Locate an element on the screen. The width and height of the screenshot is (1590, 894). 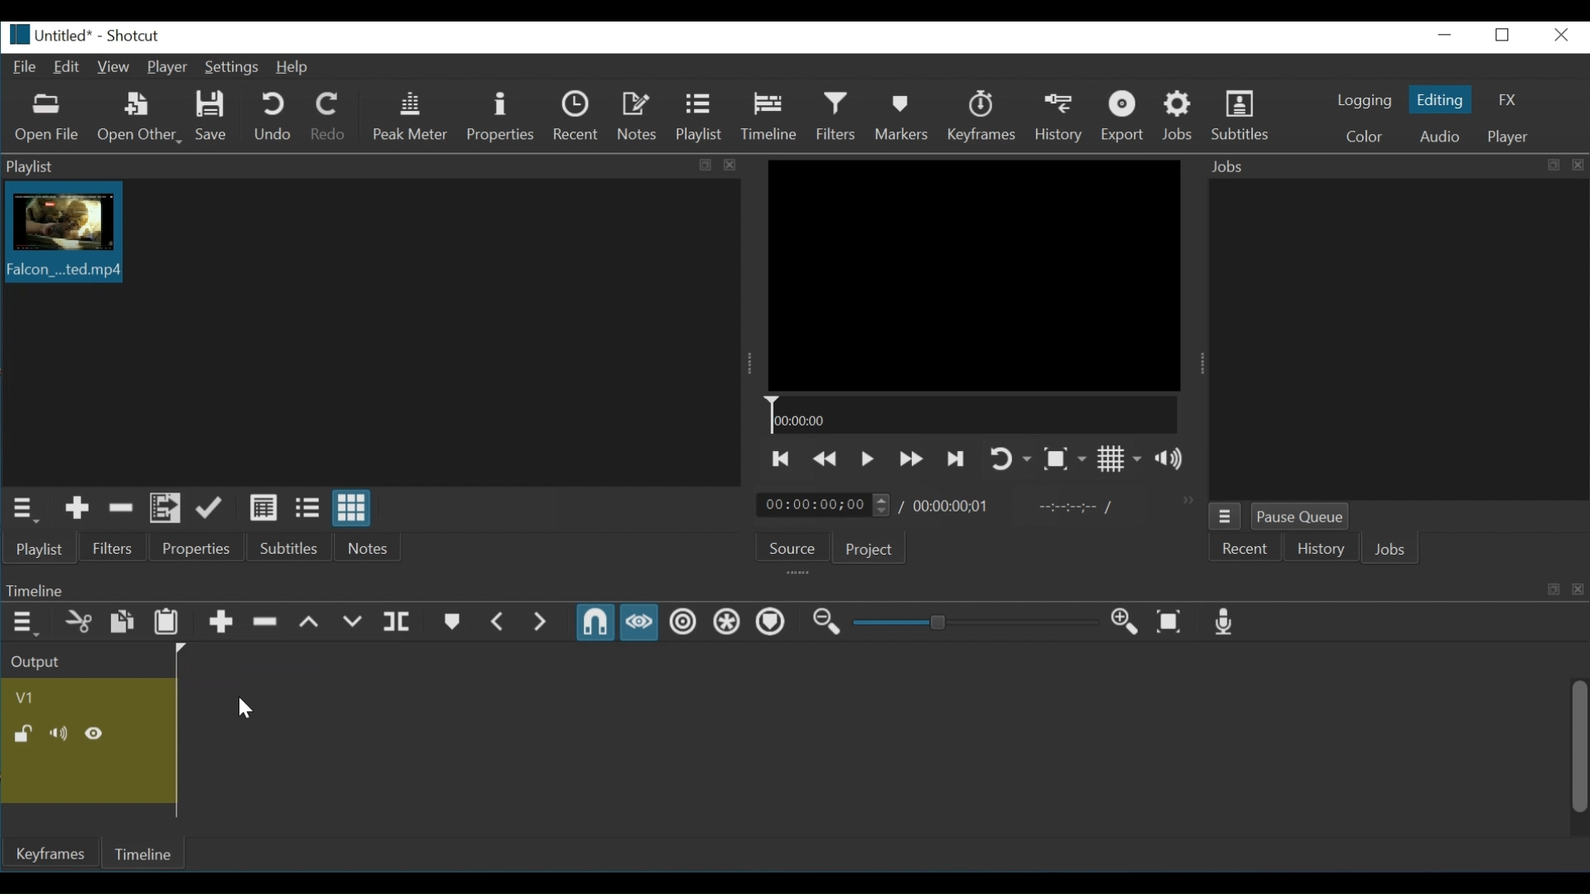
Toggle grid display on the player is located at coordinates (1119, 459).